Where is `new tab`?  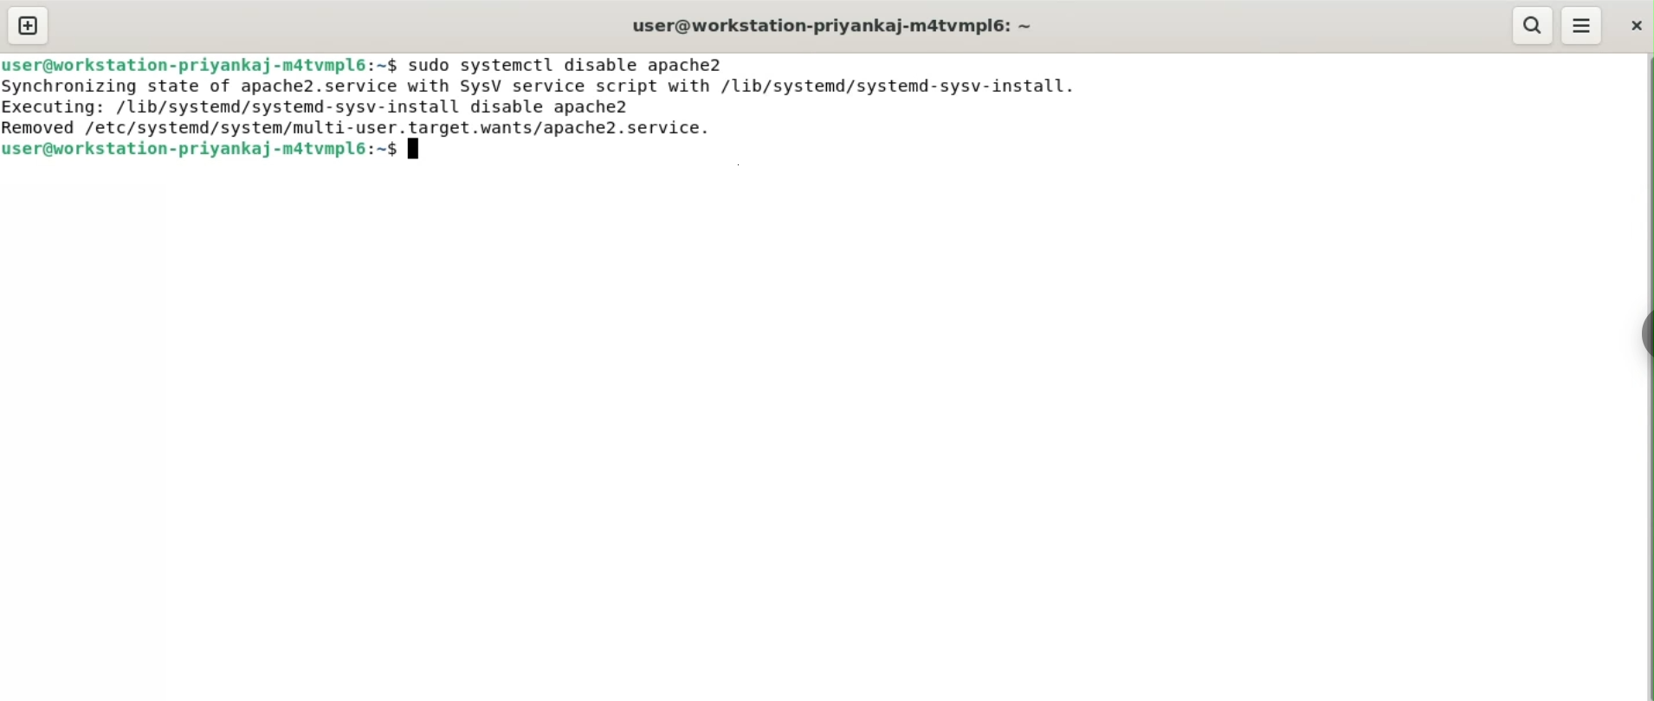 new tab is located at coordinates (29, 24).